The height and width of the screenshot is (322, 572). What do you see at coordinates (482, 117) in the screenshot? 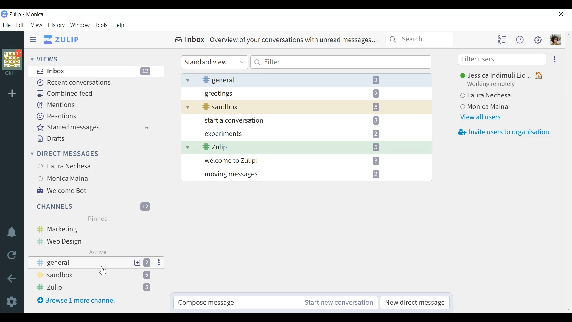
I see `View all users` at bounding box center [482, 117].